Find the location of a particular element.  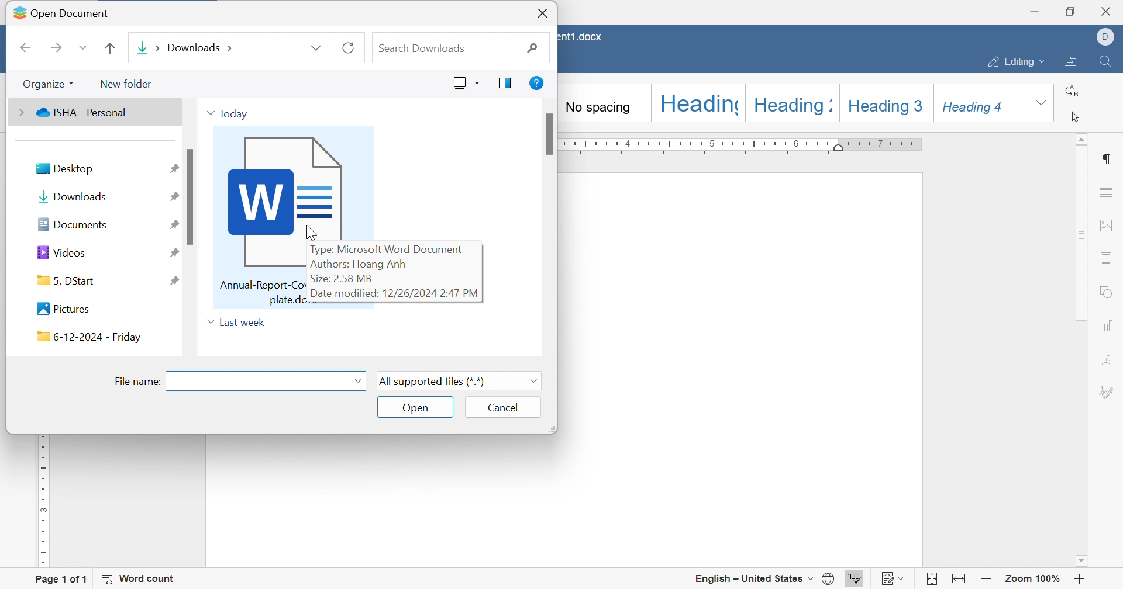

help is located at coordinates (539, 84).